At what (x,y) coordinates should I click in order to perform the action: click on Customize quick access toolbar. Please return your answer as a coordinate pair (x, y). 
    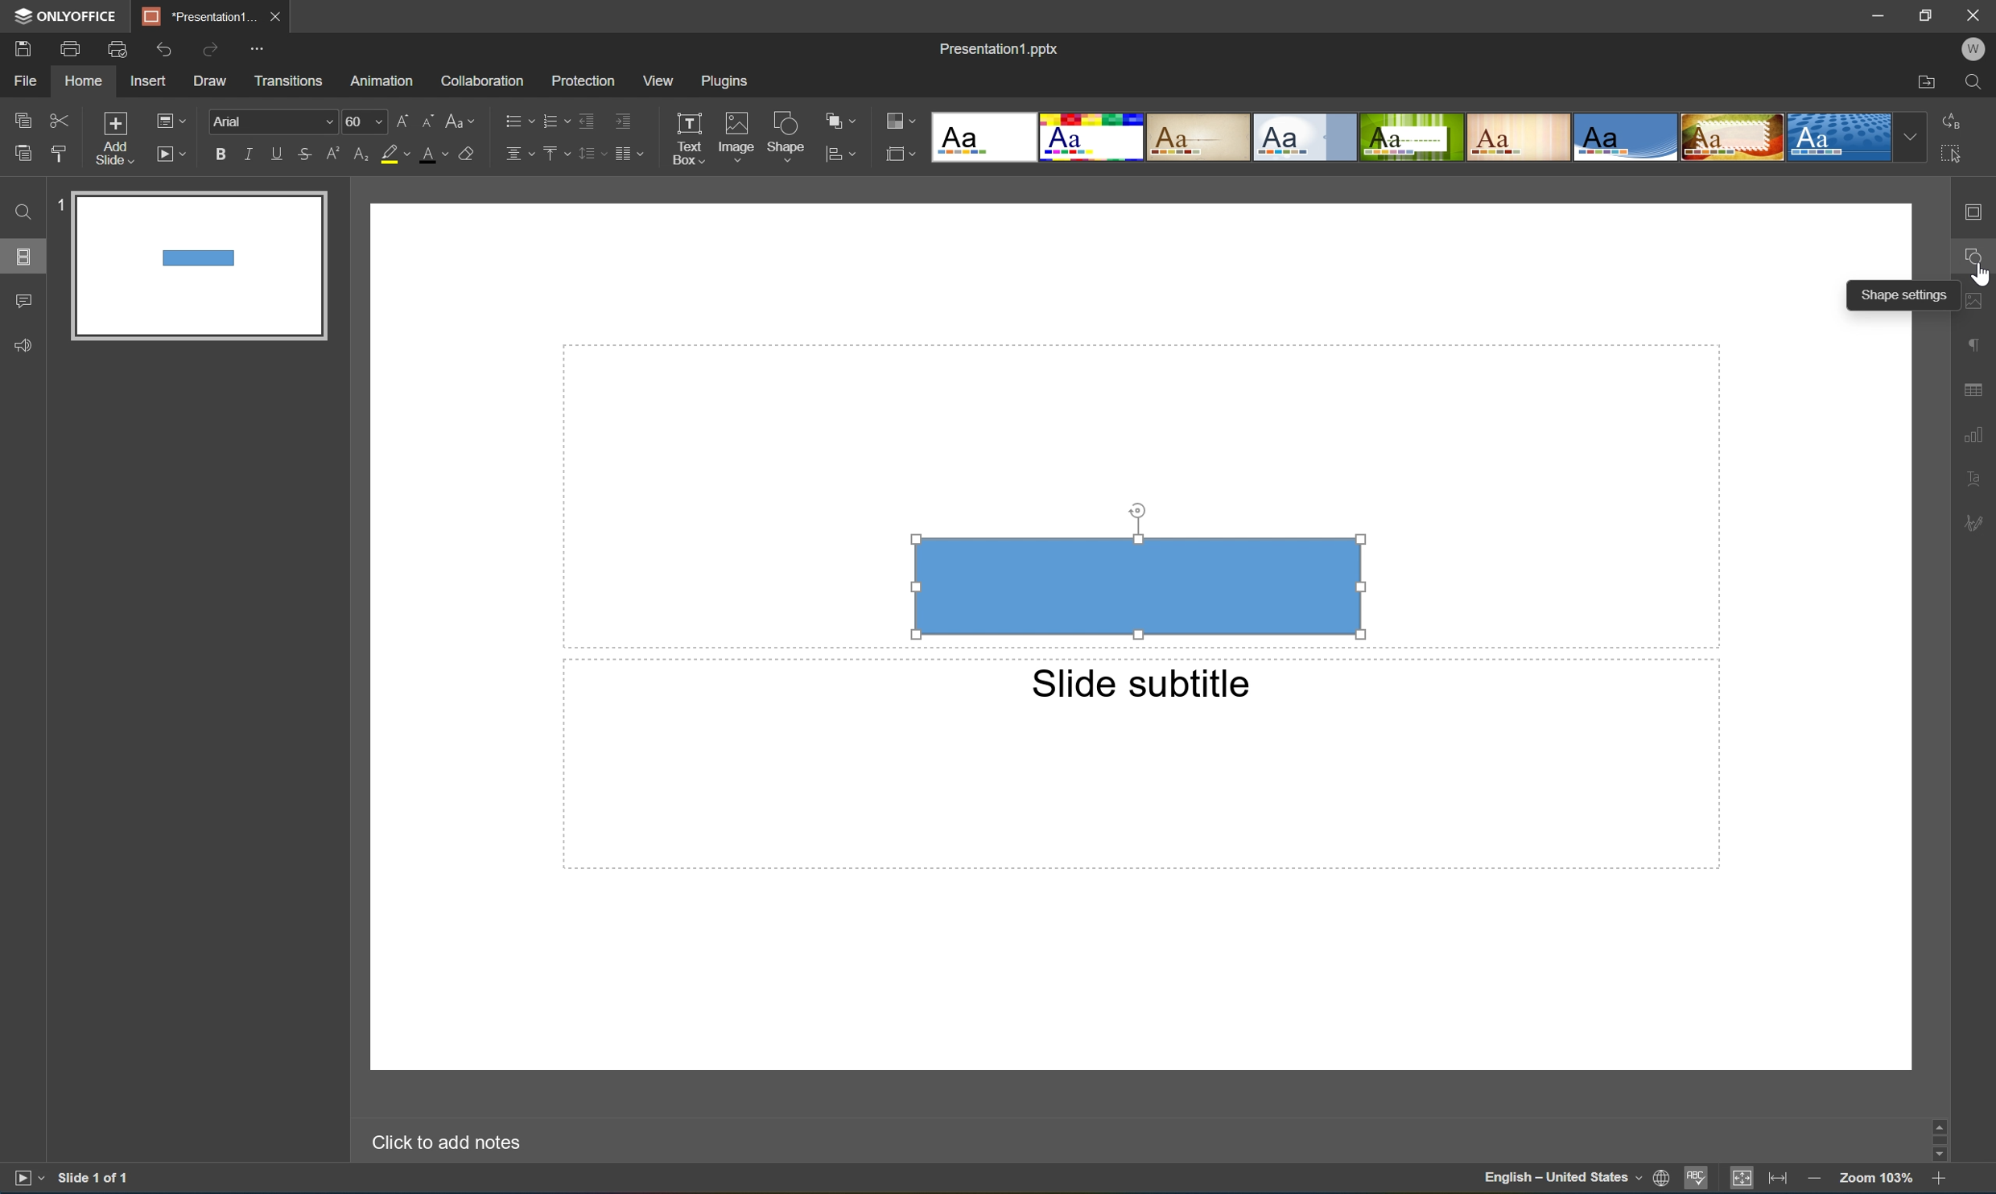
    Looking at the image, I should click on (254, 47).